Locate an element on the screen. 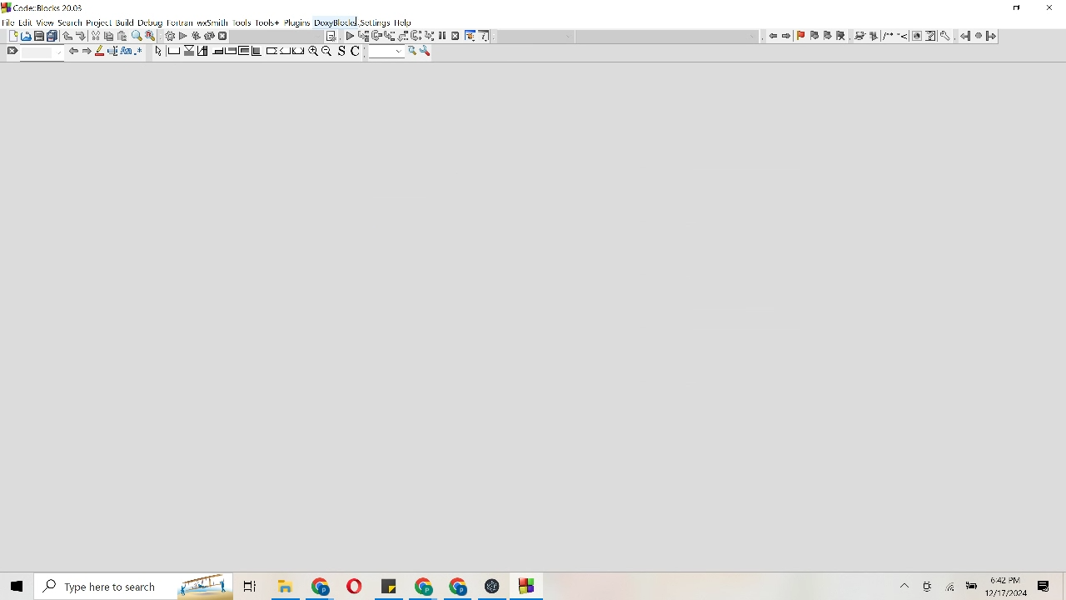 The image size is (1066, 600). Document is located at coordinates (11, 35).